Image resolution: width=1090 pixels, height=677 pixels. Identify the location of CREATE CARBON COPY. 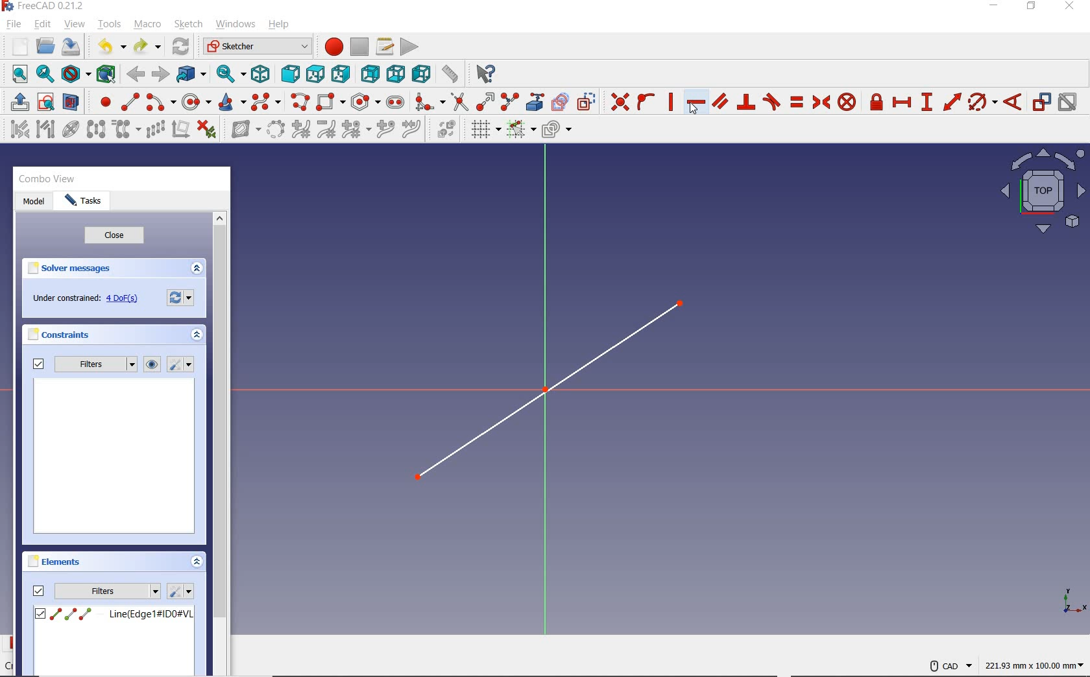
(560, 101).